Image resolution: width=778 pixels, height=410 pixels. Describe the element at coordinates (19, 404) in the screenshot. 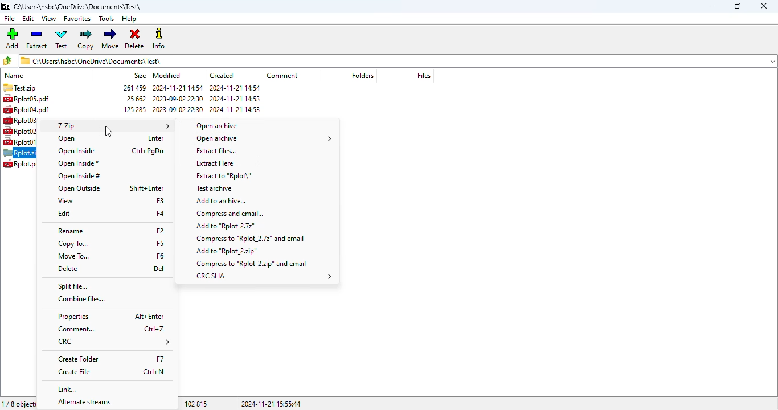

I see `1/8 object(s) selected` at that location.